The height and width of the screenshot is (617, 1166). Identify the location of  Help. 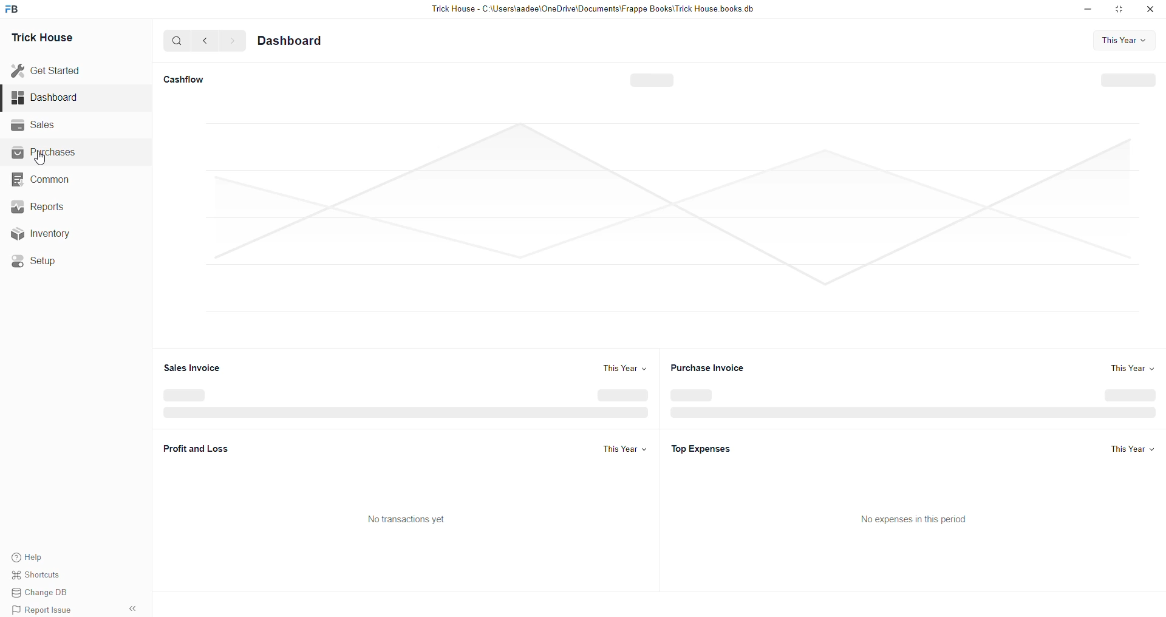
(46, 556).